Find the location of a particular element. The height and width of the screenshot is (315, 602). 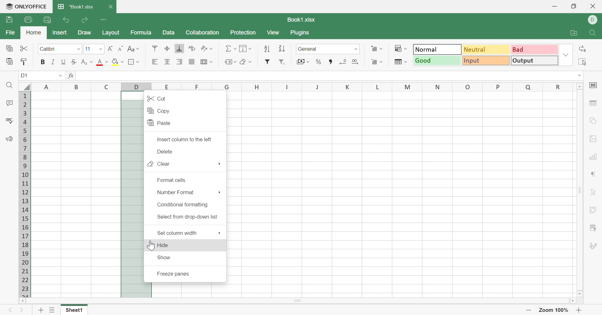

Align Right is located at coordinates (180, 62).